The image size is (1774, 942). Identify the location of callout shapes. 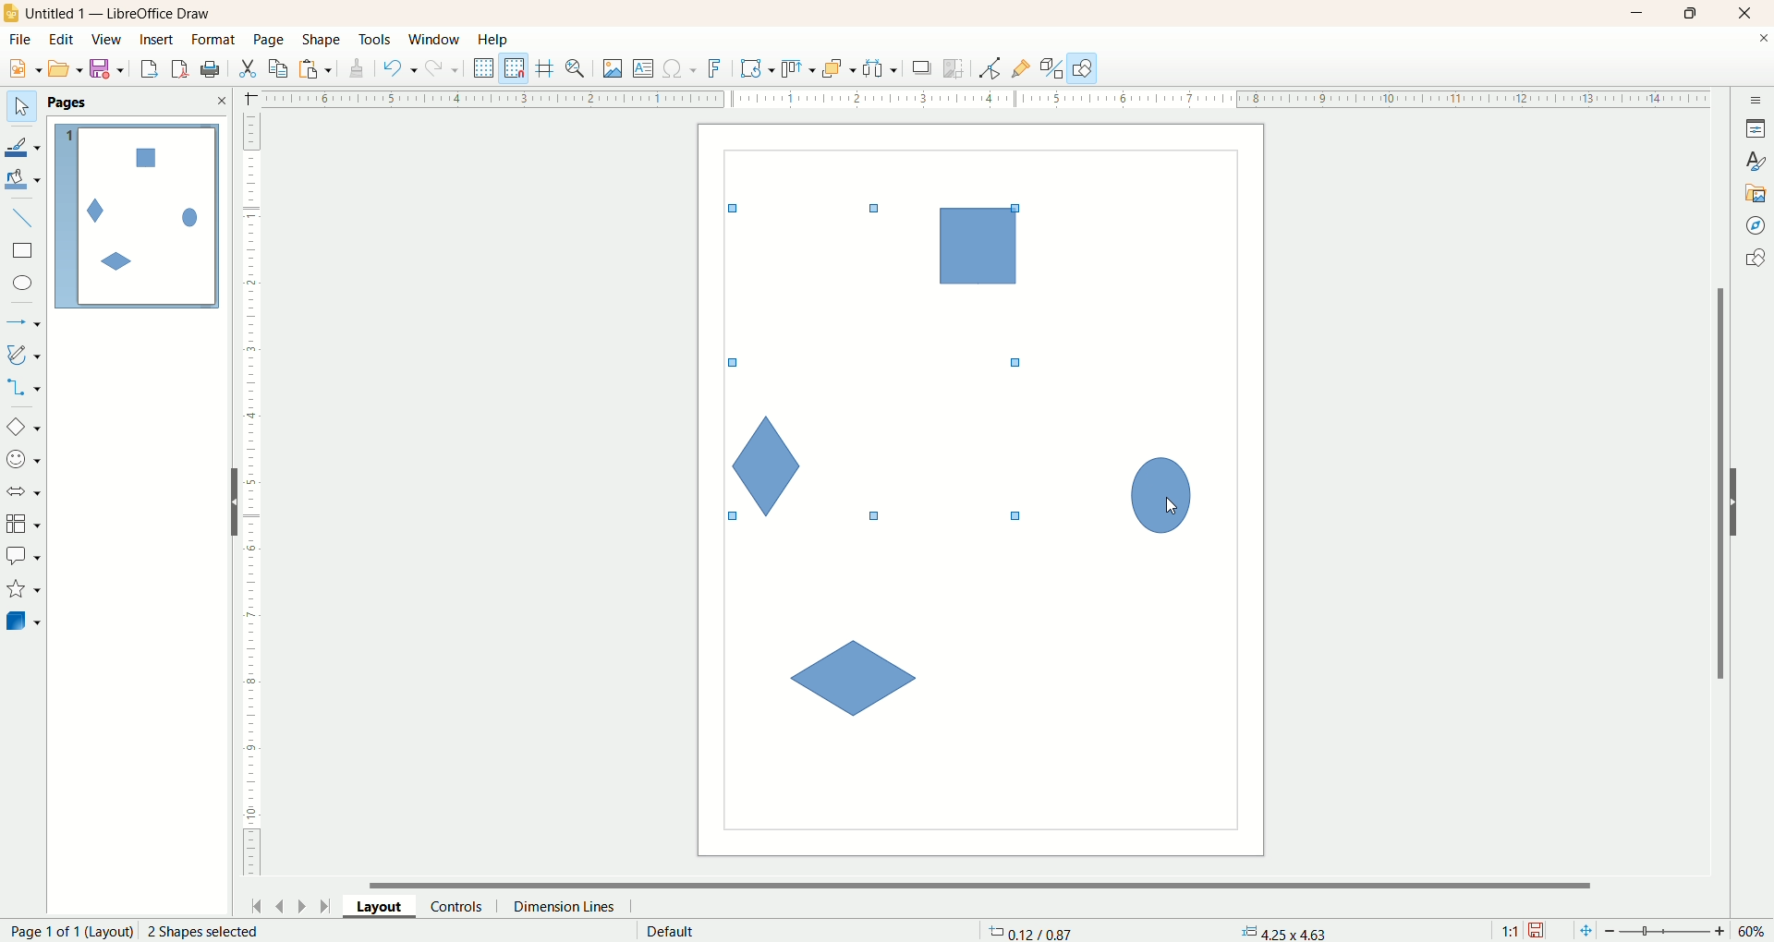
(23, 557).